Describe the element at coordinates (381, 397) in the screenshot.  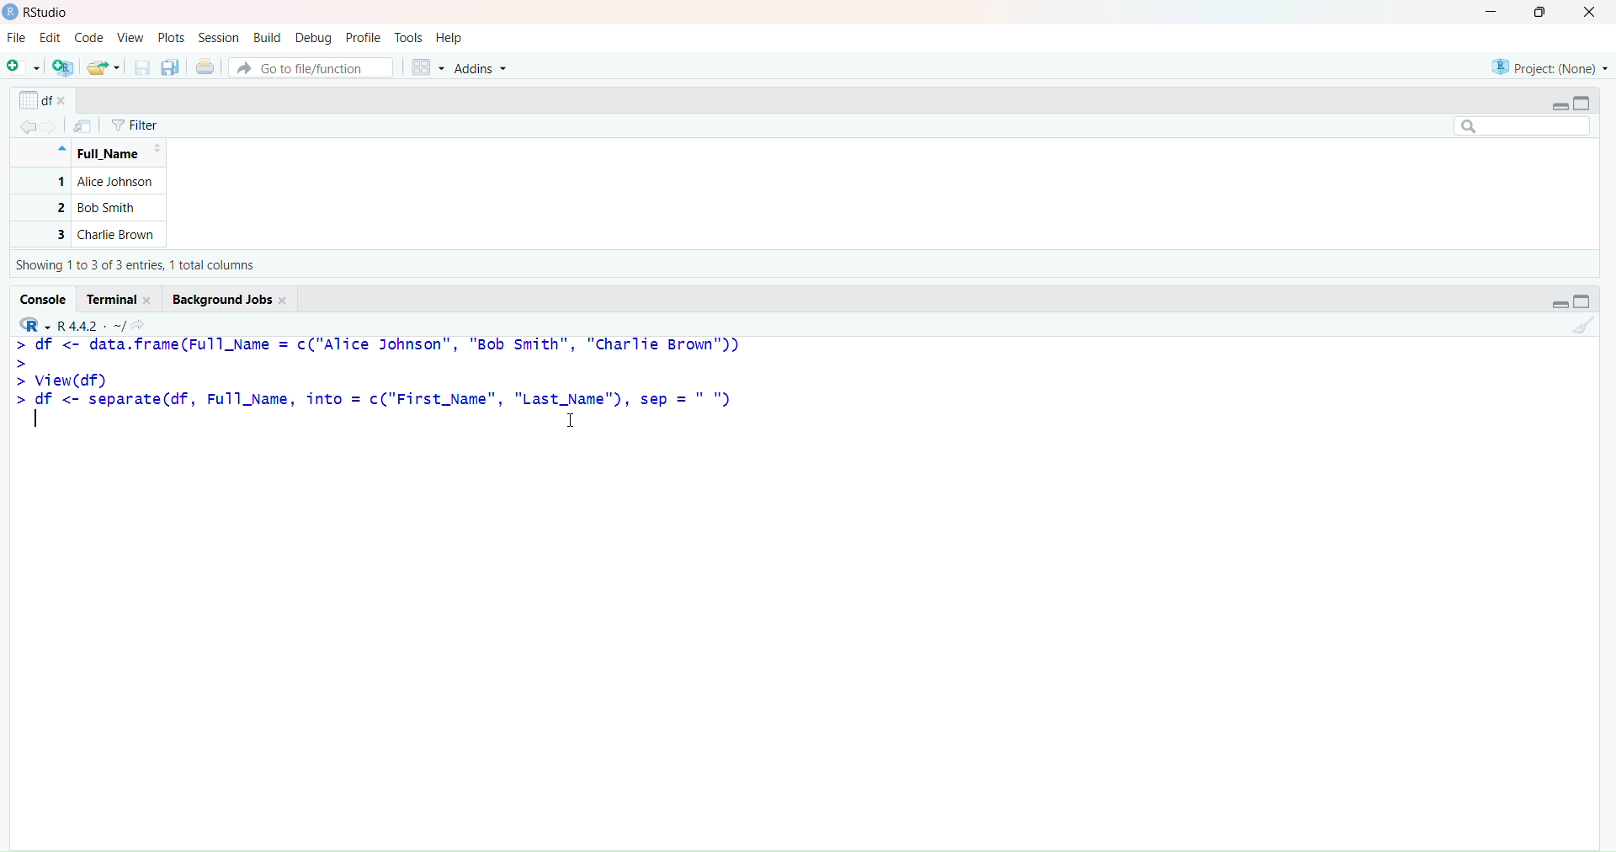
I see `> df <- data.frame(Full_Name = c("Alice Johnson", "Bob smith", "Charlie Brown"))

>

> View(df)

> df <- separate(df, Full_Name, into = c("First_Name", "Last_Name"), sep =" ")
I 1` at that location.